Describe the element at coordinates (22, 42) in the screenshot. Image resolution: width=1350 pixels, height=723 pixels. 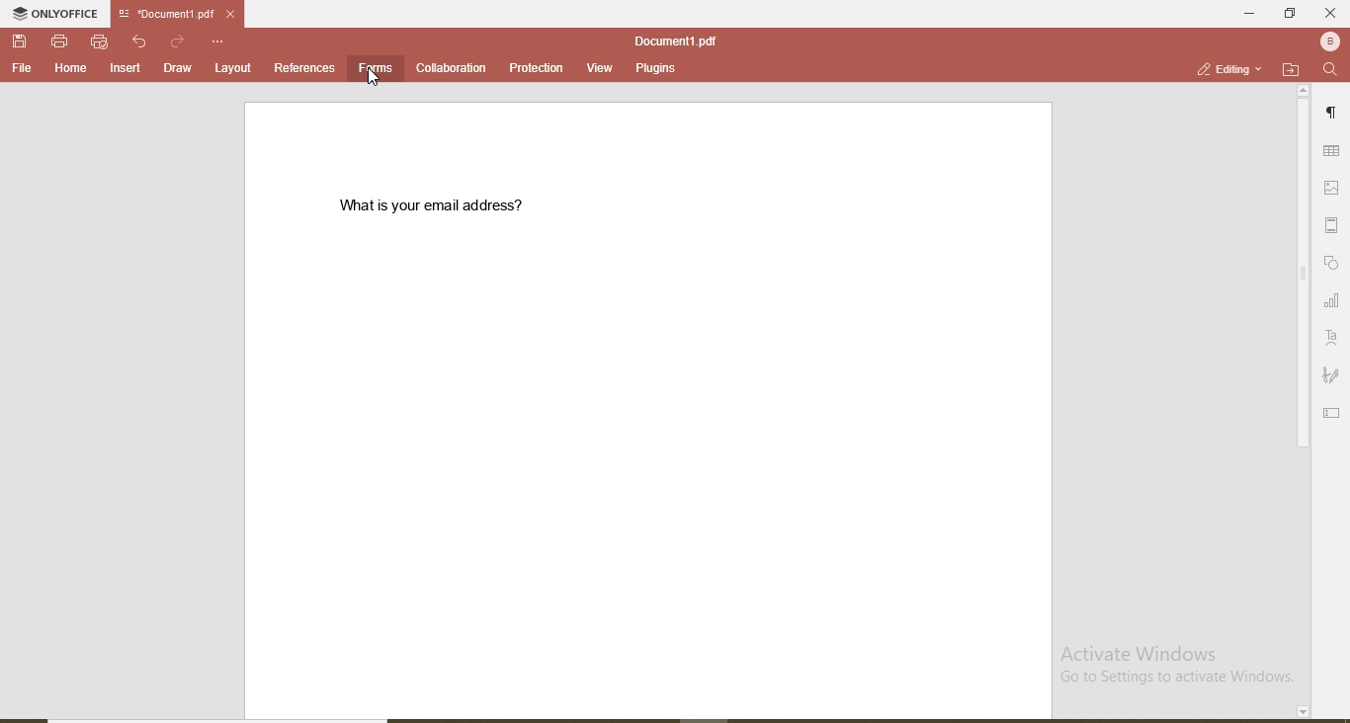
I see `save` at that location.